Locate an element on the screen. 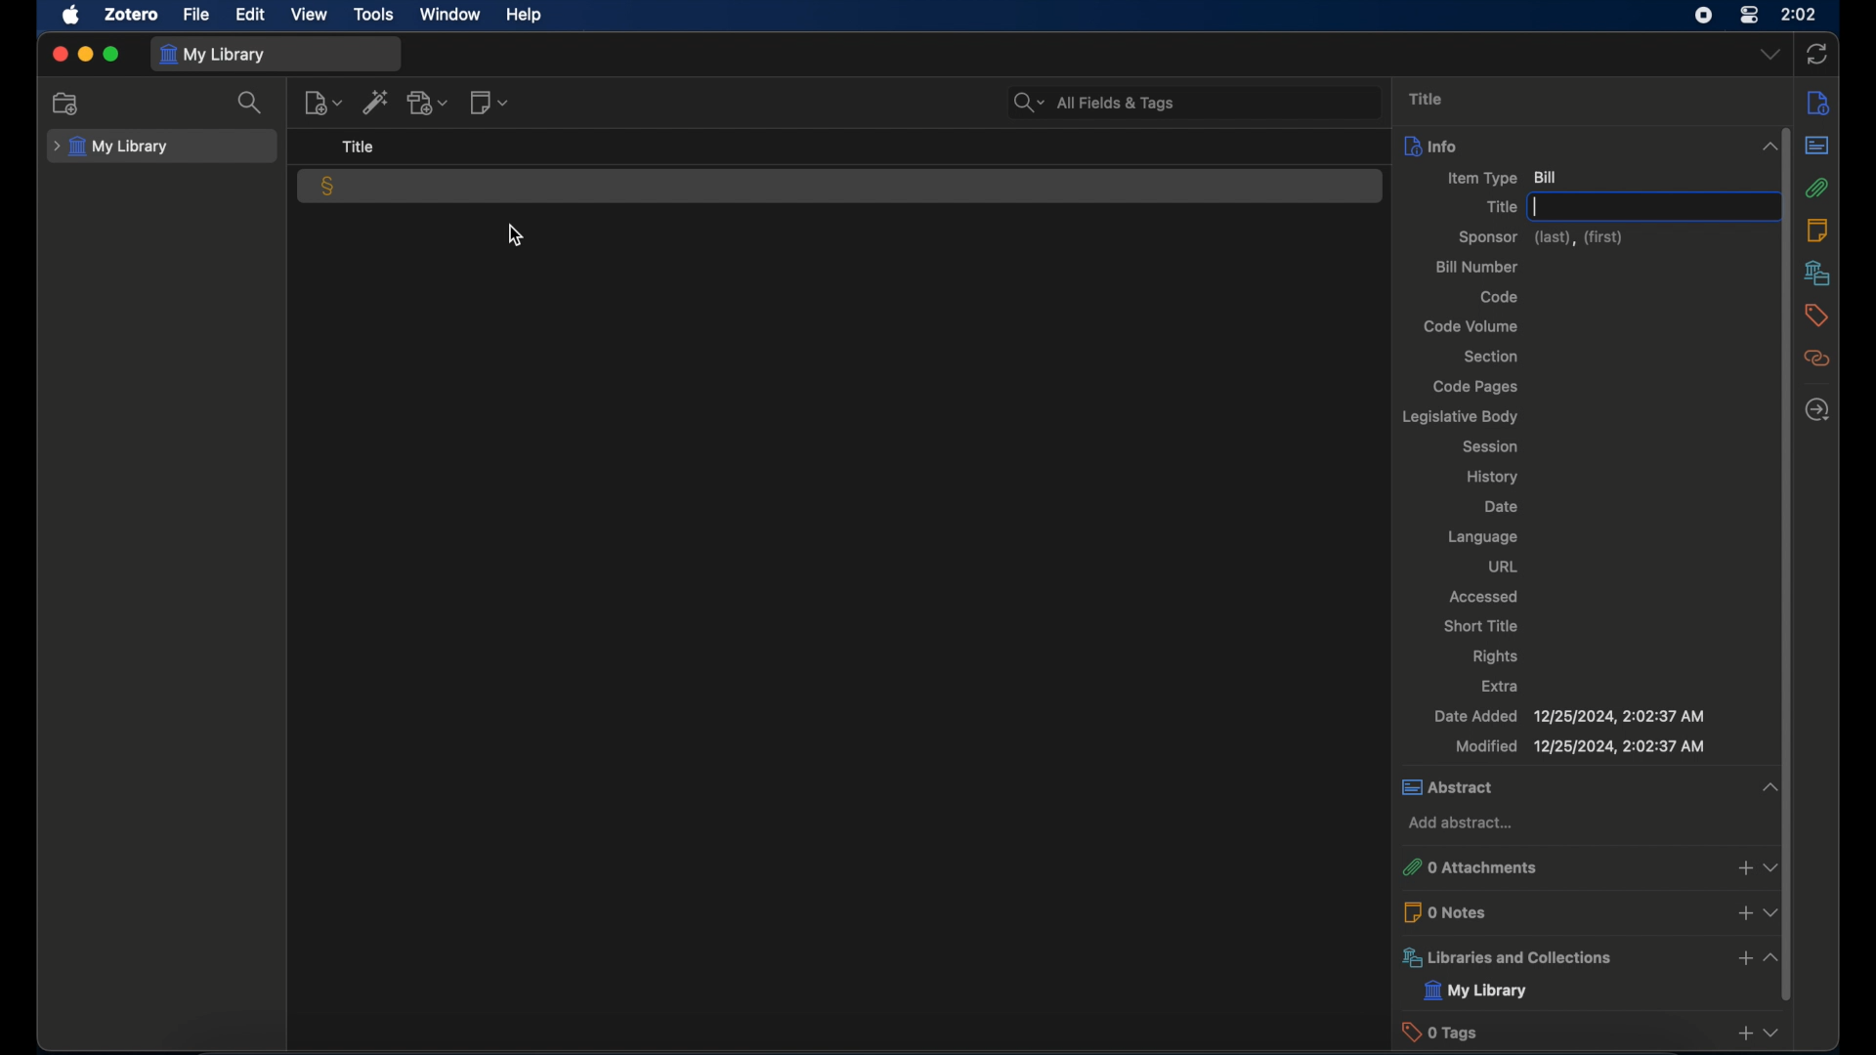 The image size is (1876, 1055). libraries is located at coordinates (1590, 957).